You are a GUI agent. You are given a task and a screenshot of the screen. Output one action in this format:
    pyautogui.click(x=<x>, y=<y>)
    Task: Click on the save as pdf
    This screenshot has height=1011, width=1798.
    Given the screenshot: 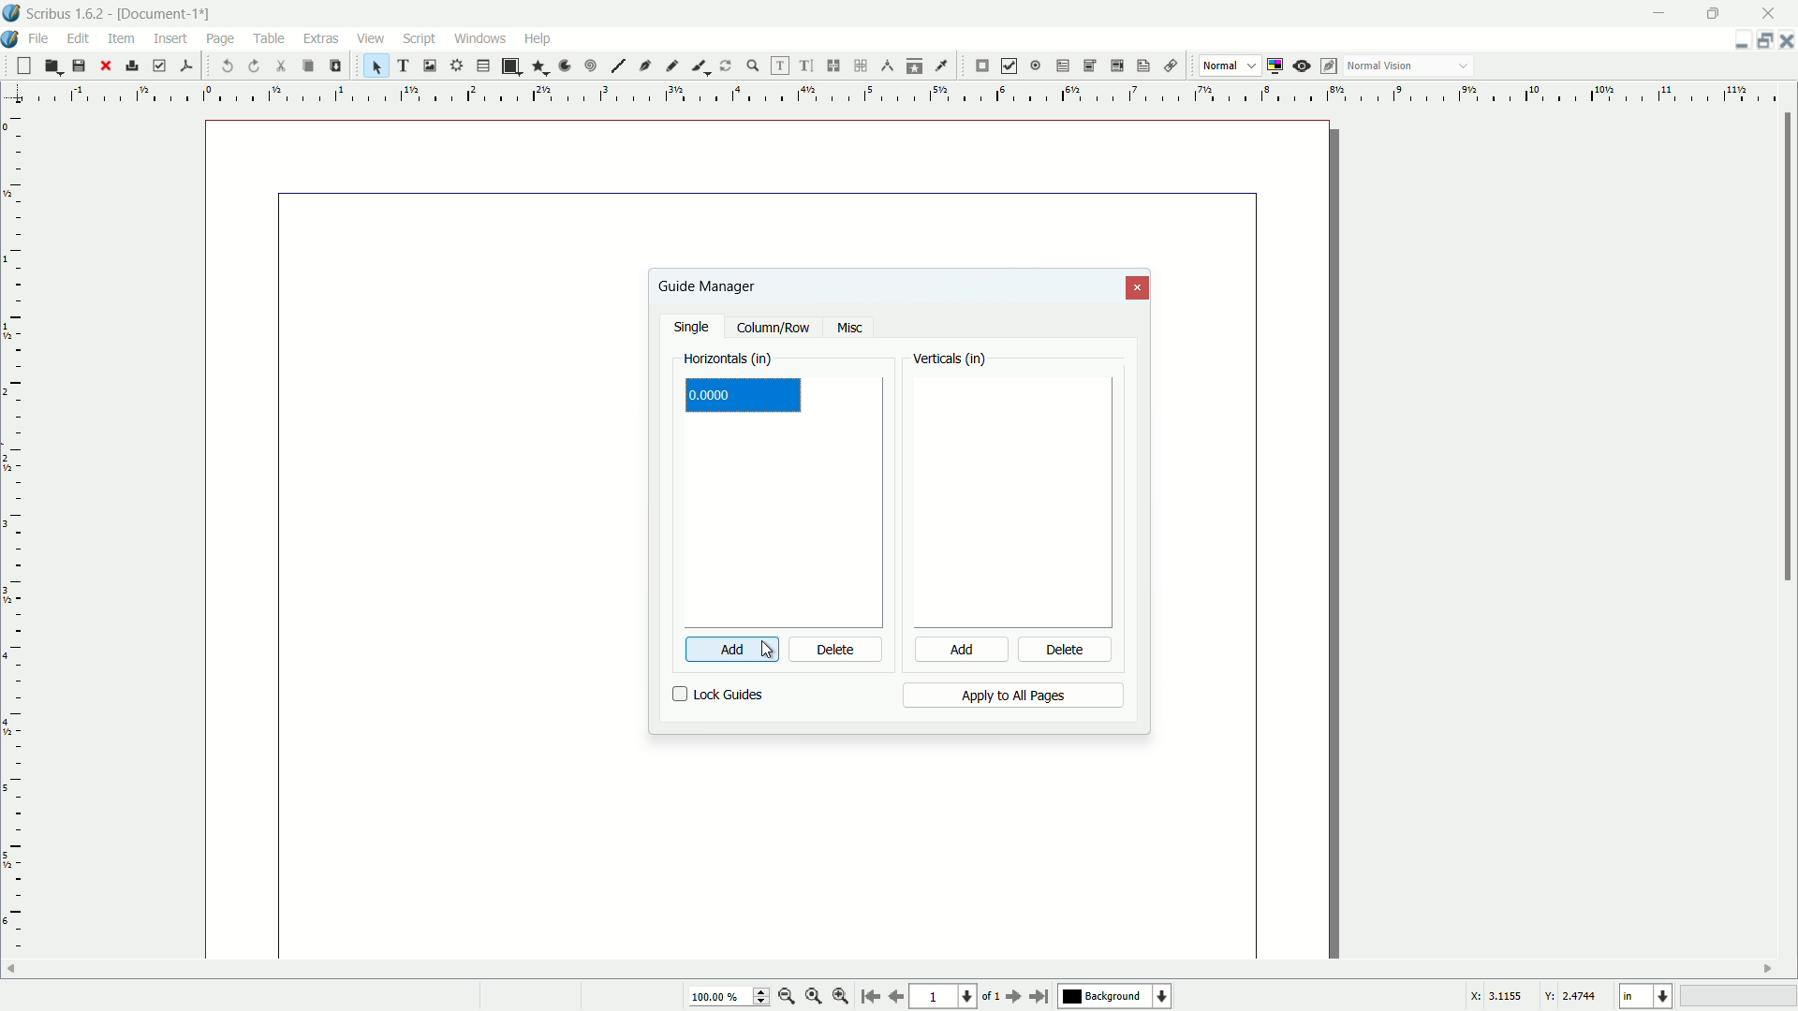 What is the action you would take?
    pyautogui.click(x=186, y=64)
    